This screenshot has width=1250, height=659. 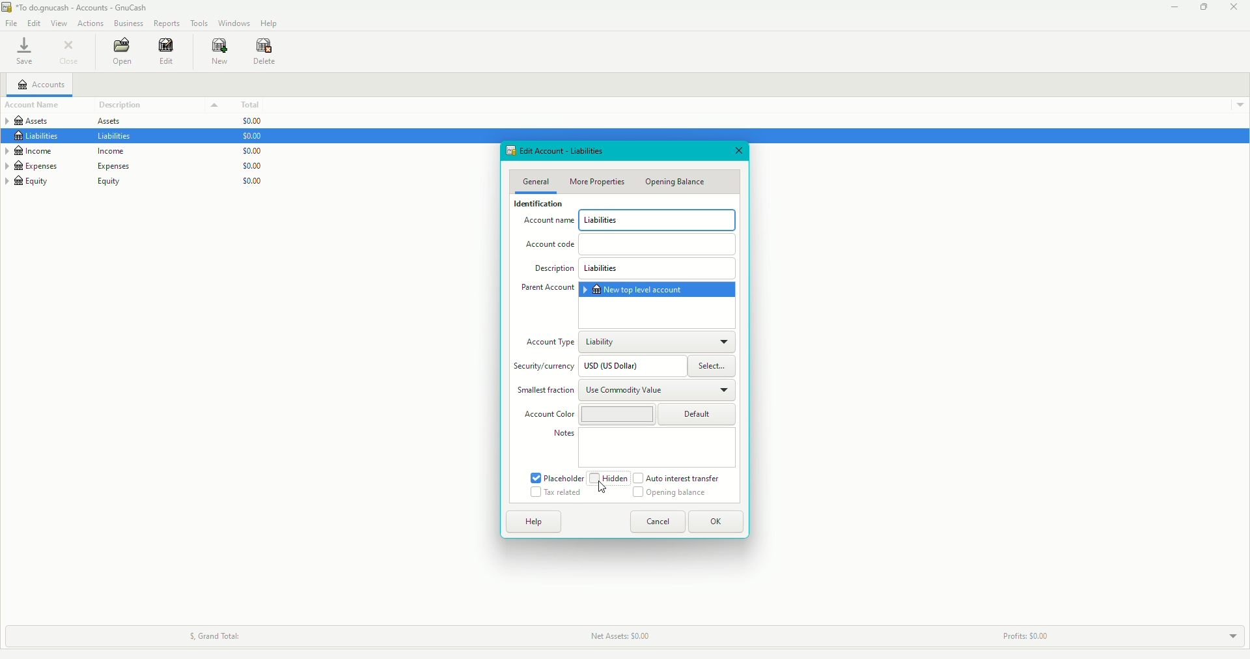 What do you see at coordinates (270, 23) in the screenshot?
I see `Help` at bounding box center [270, 23].